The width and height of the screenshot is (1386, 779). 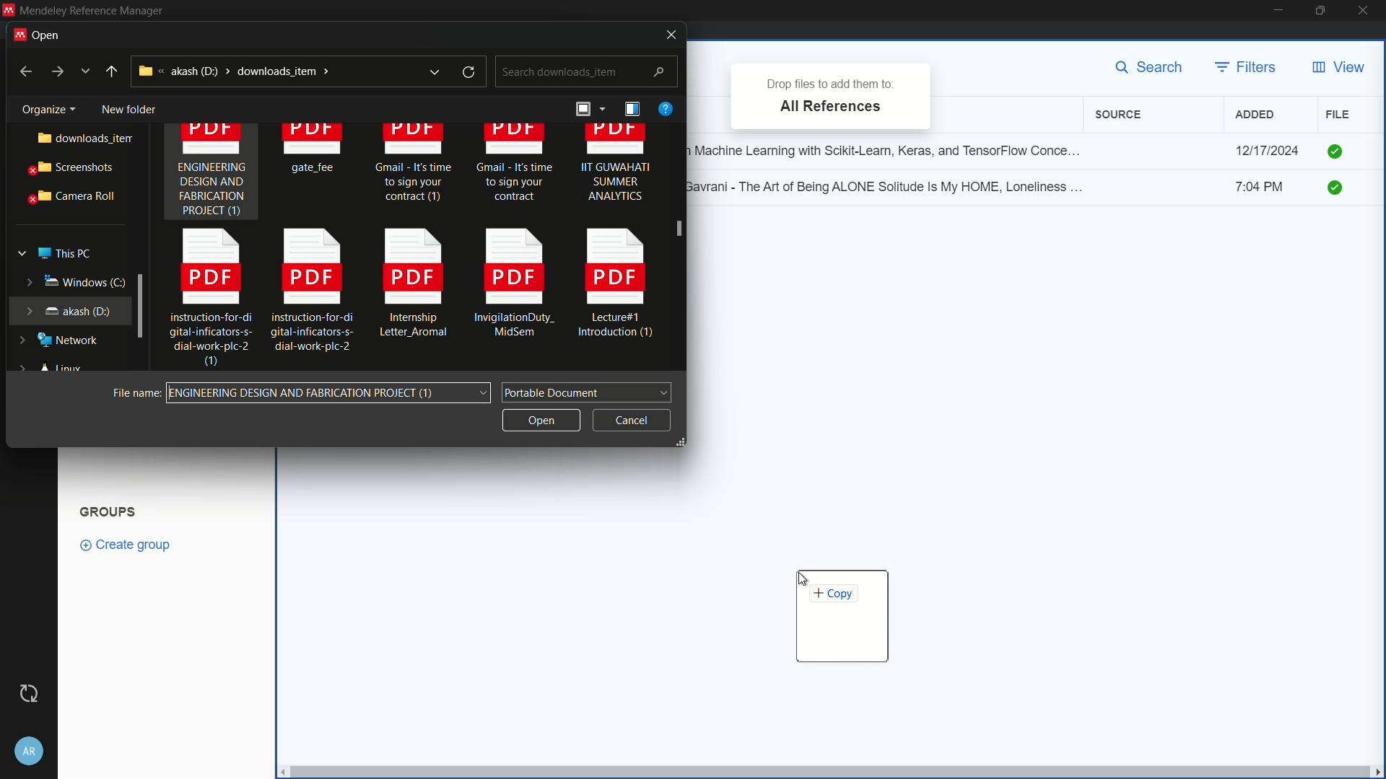 I want to click on expand window, so click(x=141, y=304).